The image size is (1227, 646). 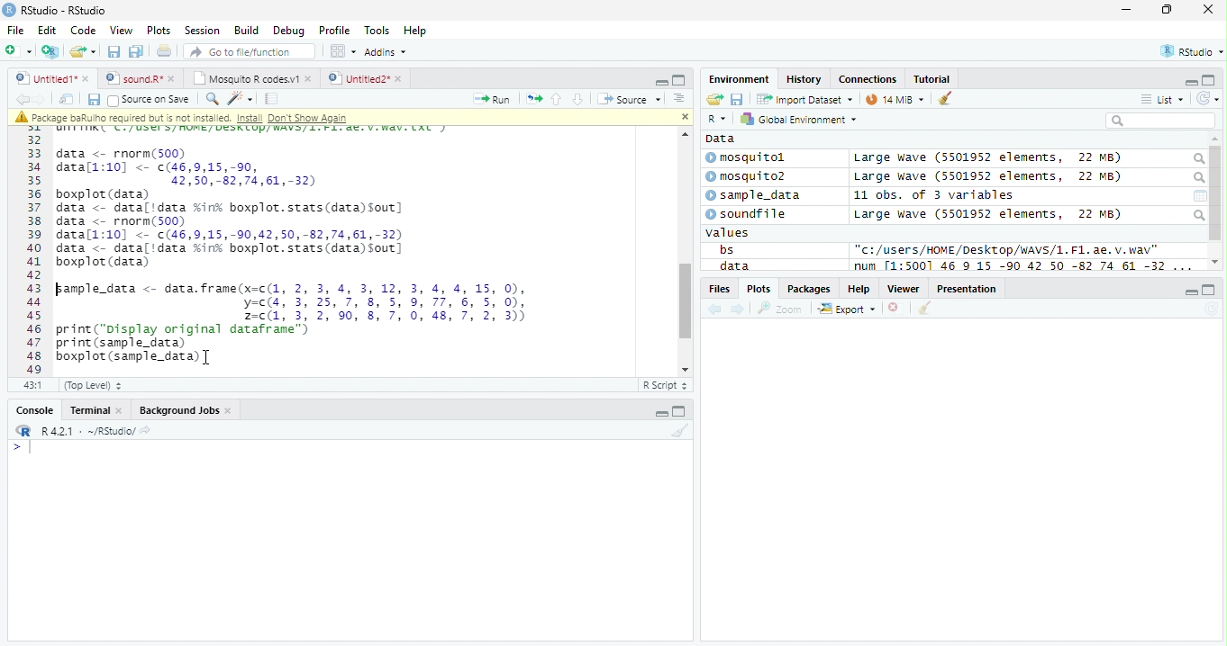 I want to click on Source, so click(x=631, y=98).